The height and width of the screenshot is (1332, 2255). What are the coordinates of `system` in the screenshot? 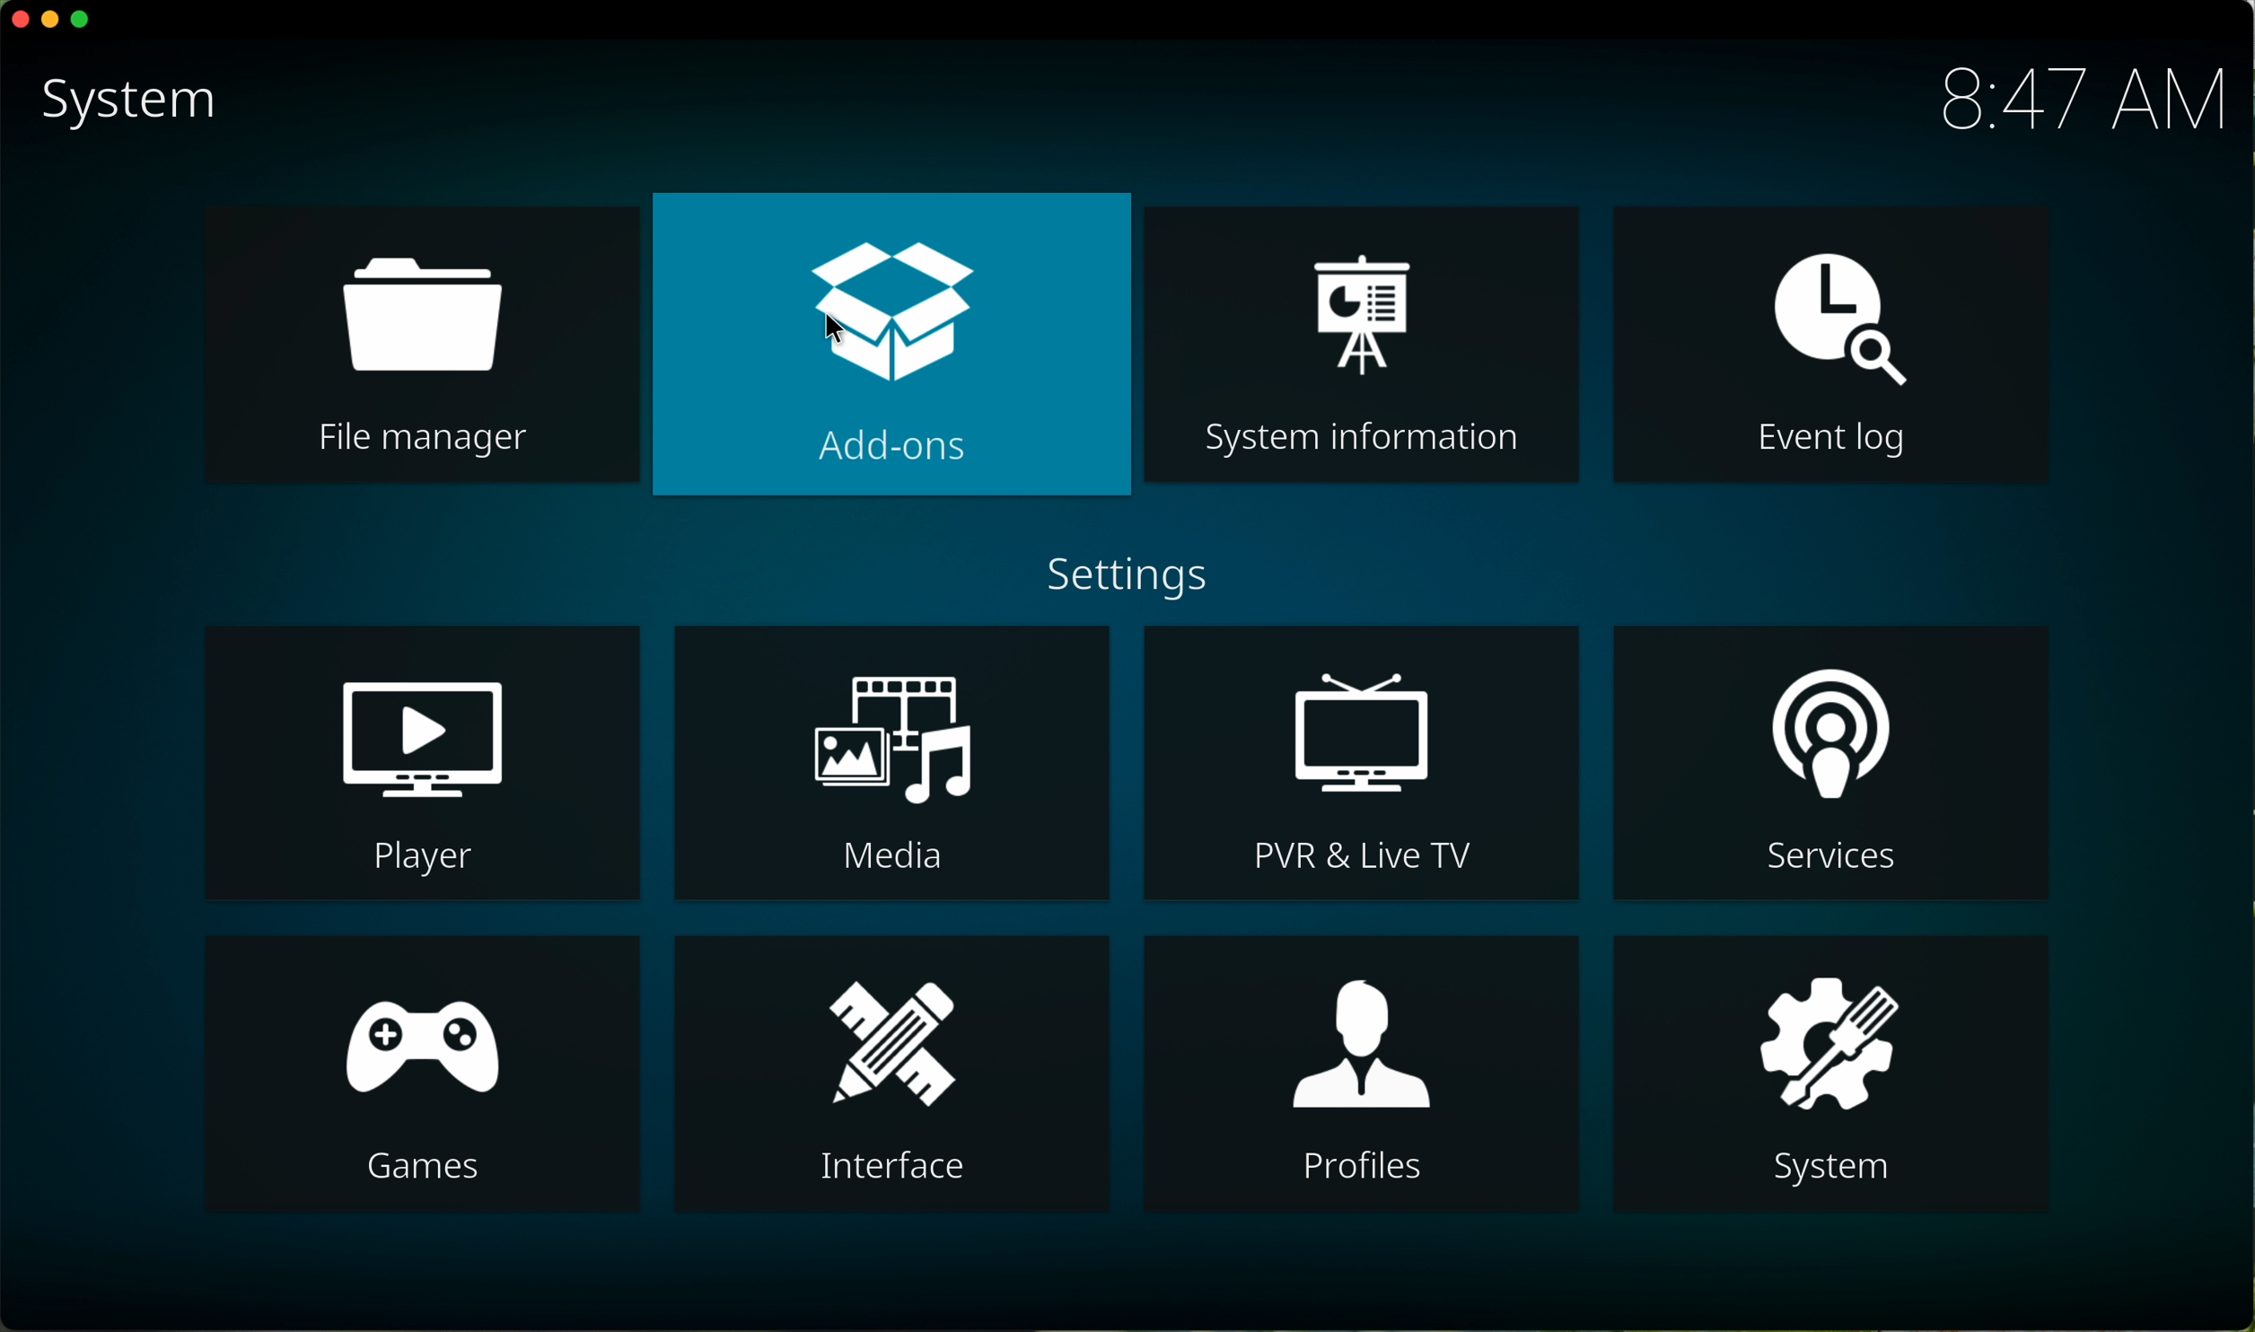 It's located at (1845, 1073).